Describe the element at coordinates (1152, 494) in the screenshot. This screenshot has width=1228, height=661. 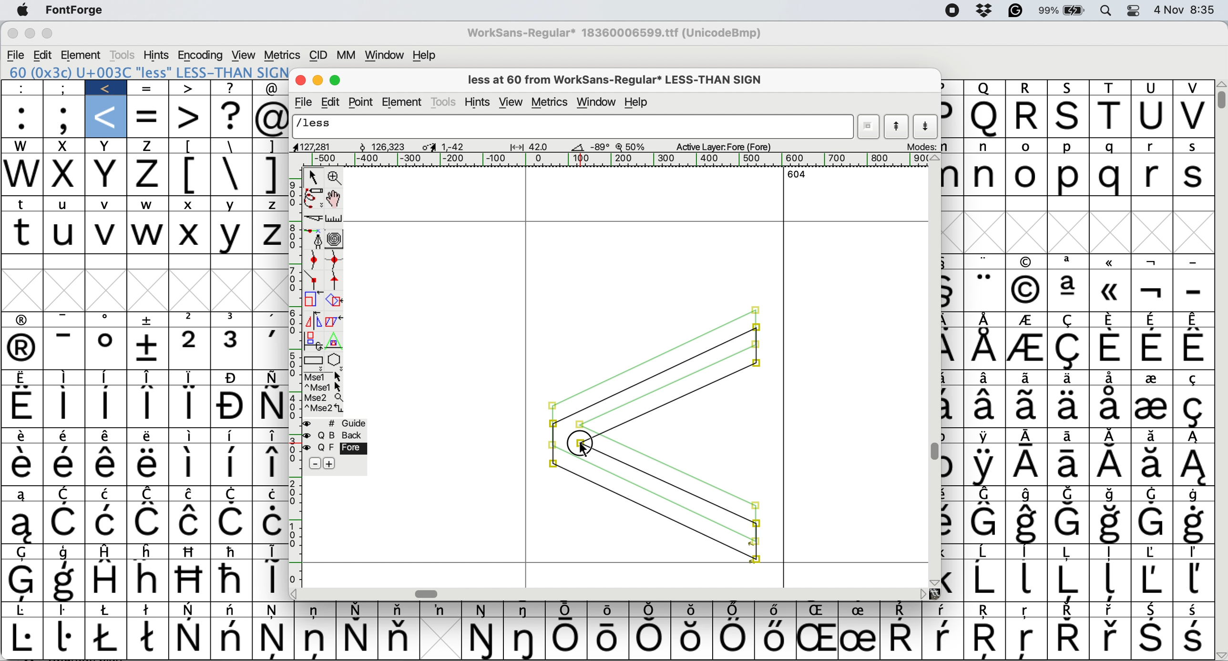
I see `Symbol` at that location.